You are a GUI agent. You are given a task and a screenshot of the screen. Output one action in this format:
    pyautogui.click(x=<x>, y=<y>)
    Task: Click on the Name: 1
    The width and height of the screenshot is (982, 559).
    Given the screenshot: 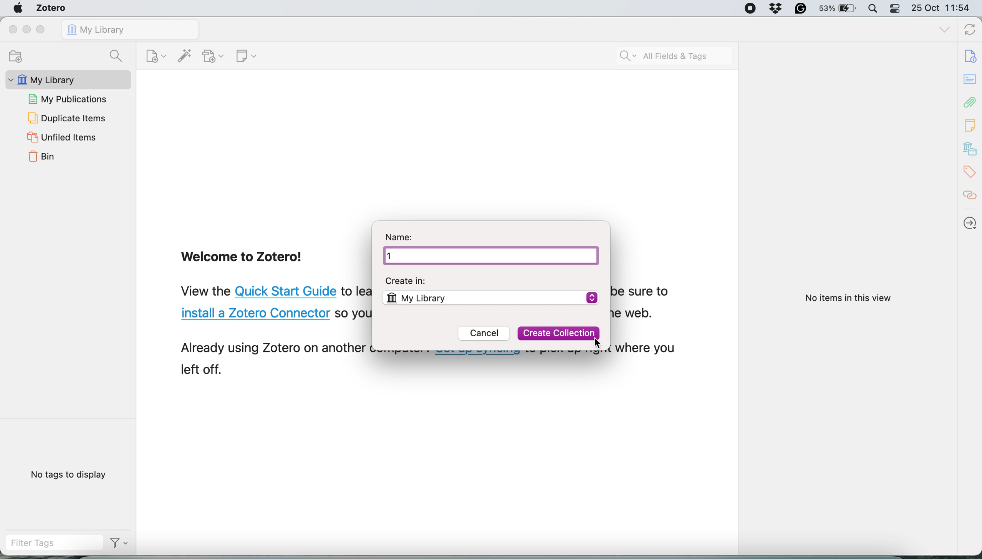 What is the action you would take?
    pyautogui.click(x=491, y=248)
    